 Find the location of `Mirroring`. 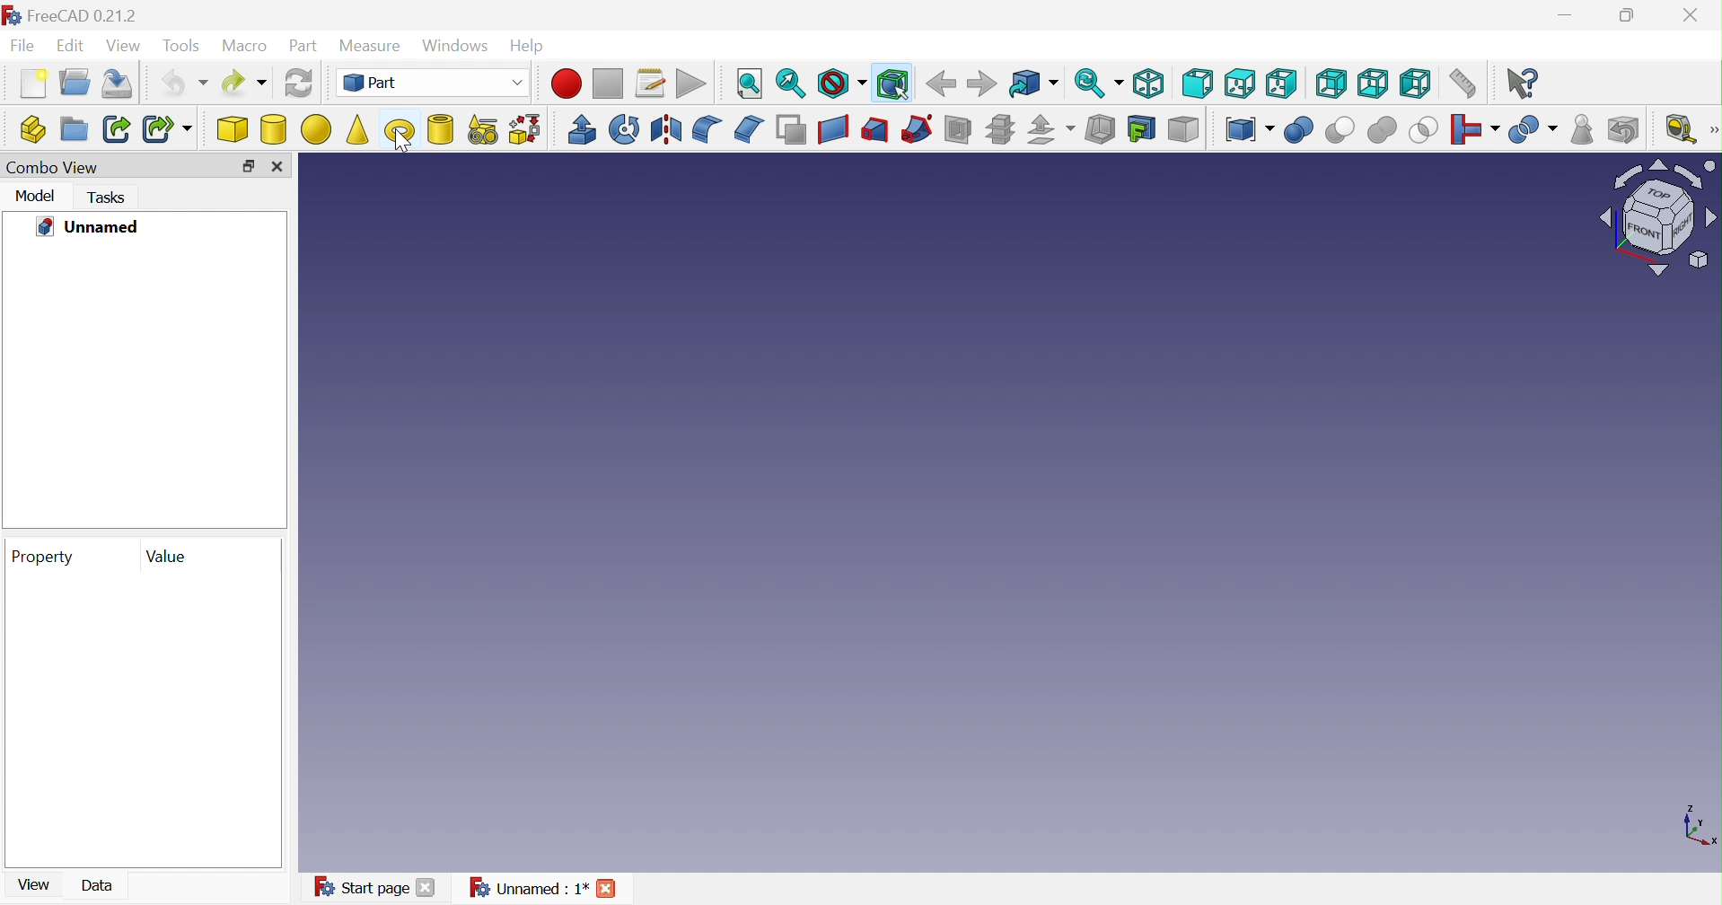

Mirroring is located at coordinates (624, 130).